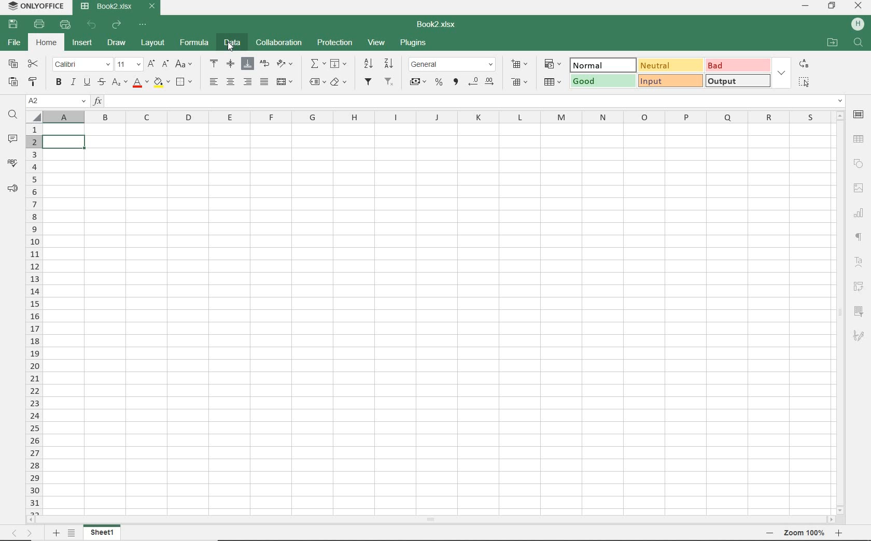 The image size is (871, 541). Describe the element at coordinates (230, 63) in the screenshot. I see `ALIGN MIDDLE` at that location.